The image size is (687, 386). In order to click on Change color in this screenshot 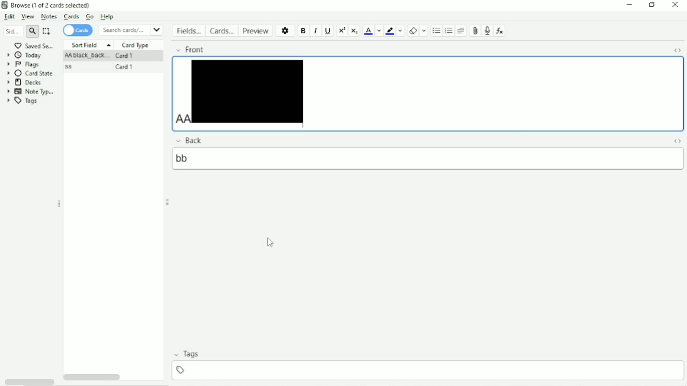, I will do `click(400, 31)`.